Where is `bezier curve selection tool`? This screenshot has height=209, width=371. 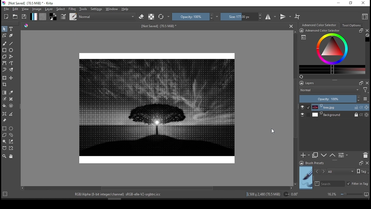 bezier curve selection tool is located at coordinates (5, 148).